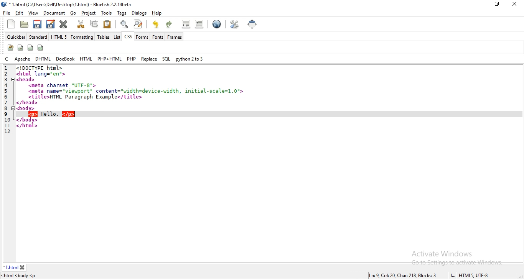 This screenshot has height=279, width=524. Describe the element at coordinates (20, 13) in the screenshot. I see `edit` at that location.